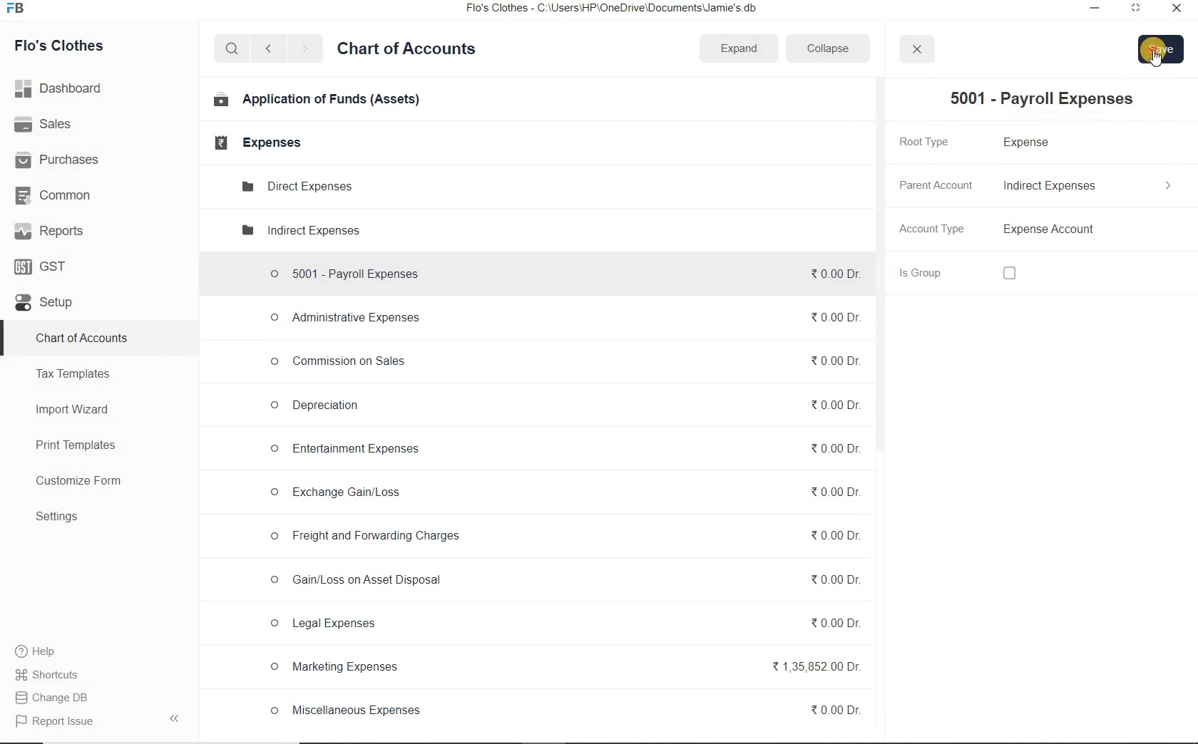  I want to click on vertical scrollbar, so click(878, 266).